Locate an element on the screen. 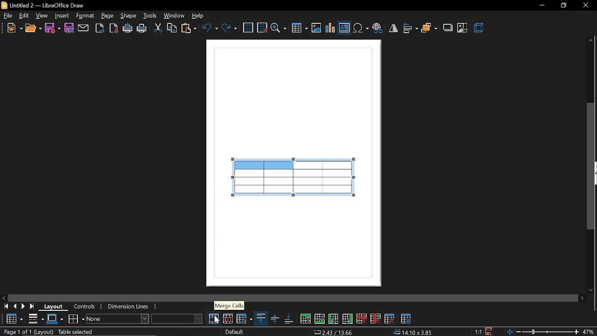  borders is located at coordinates (76, 318).